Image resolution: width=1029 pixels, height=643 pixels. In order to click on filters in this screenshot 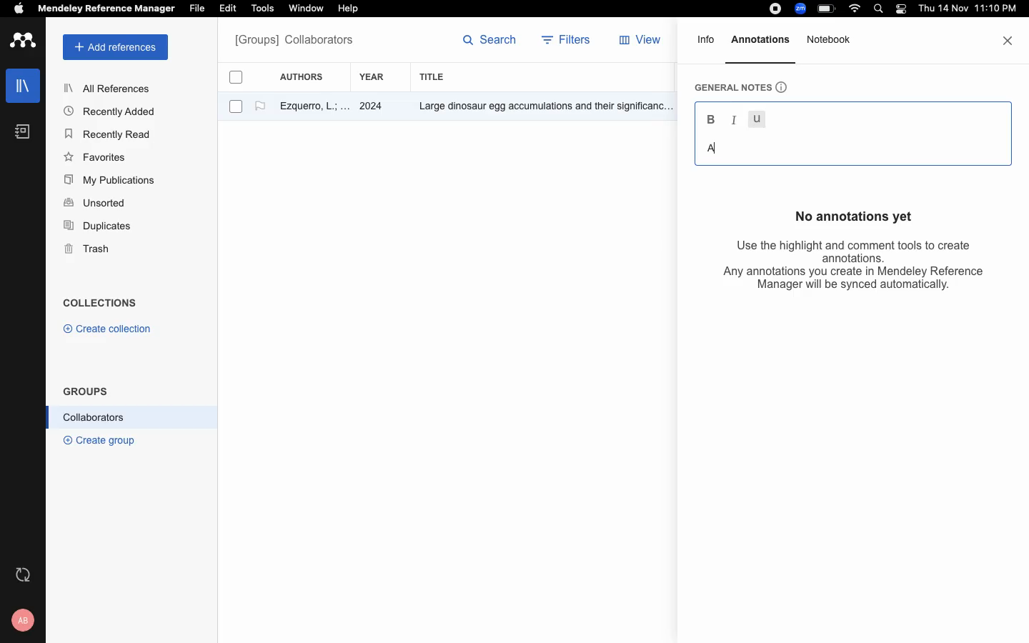, I will do `click(568, 41)`.